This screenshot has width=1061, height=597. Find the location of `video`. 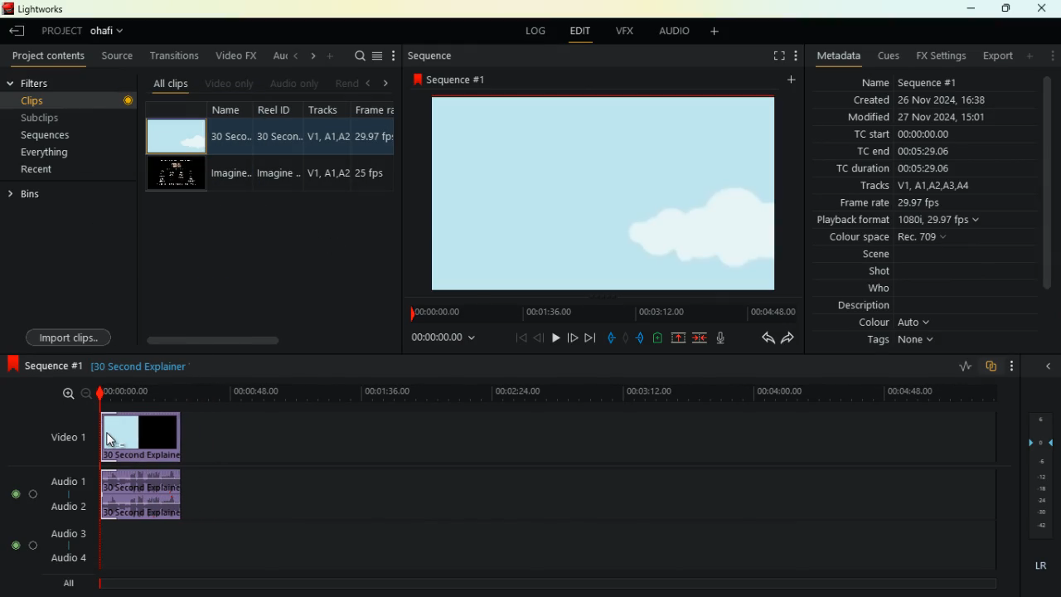

video is located at coordinates (142, 435).